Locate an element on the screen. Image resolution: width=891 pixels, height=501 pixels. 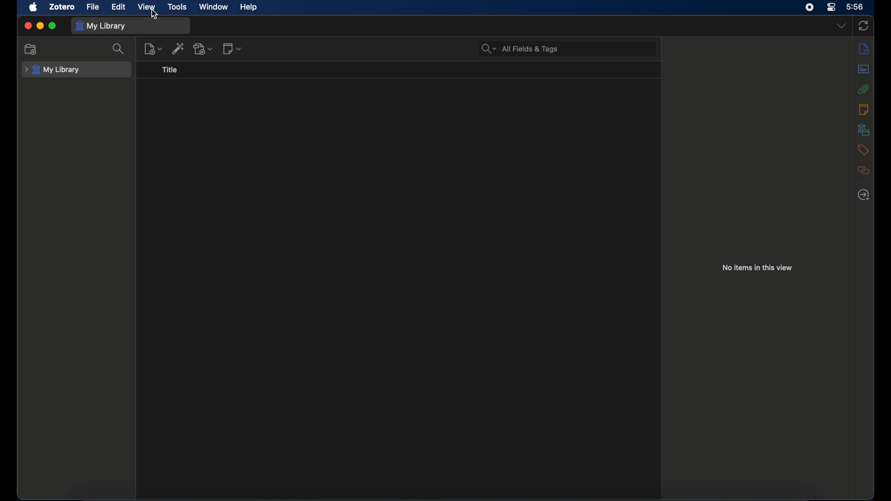
cursor is located at coordinates (156, 14).